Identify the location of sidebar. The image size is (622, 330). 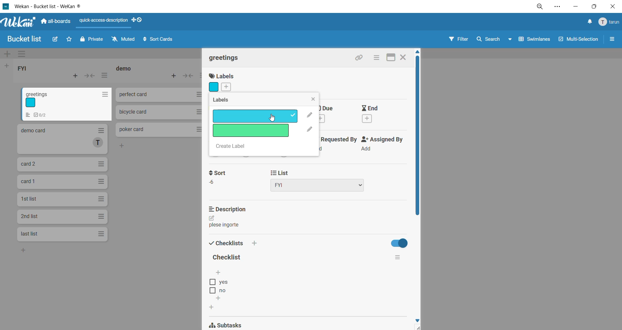
(613, 39).